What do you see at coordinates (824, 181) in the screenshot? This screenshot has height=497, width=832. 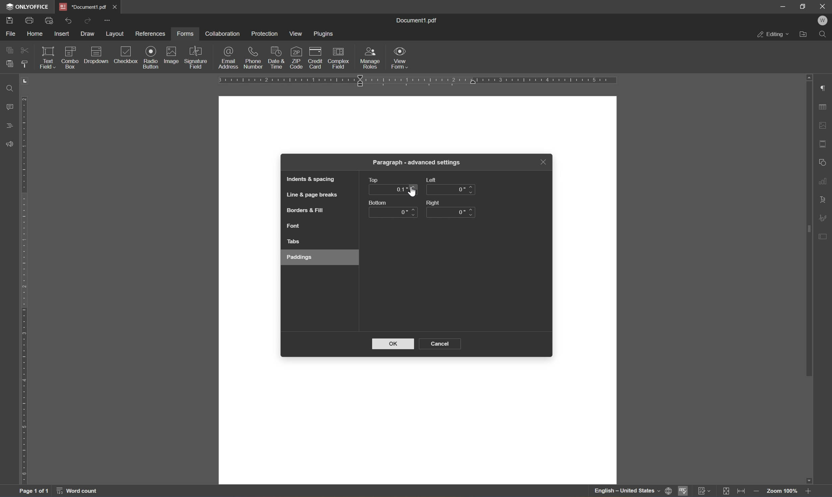 I see `chart settings` at bounding box center [824, 181].